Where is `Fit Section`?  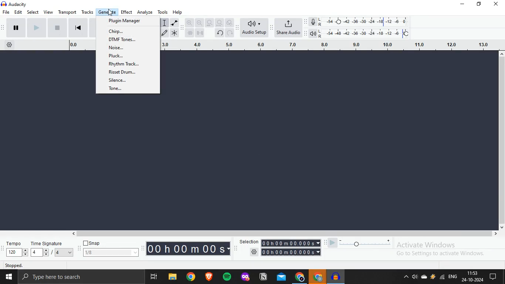 Fit Section is located at coordinates (210, 23).